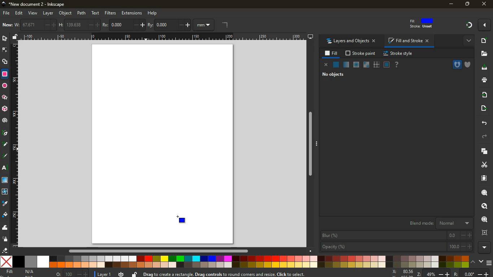 Image resolution: width=493 pixels, height=277 pixels. Describe the element at coordinates (132, 13) in the screenshot. I see `extensions` at that location.